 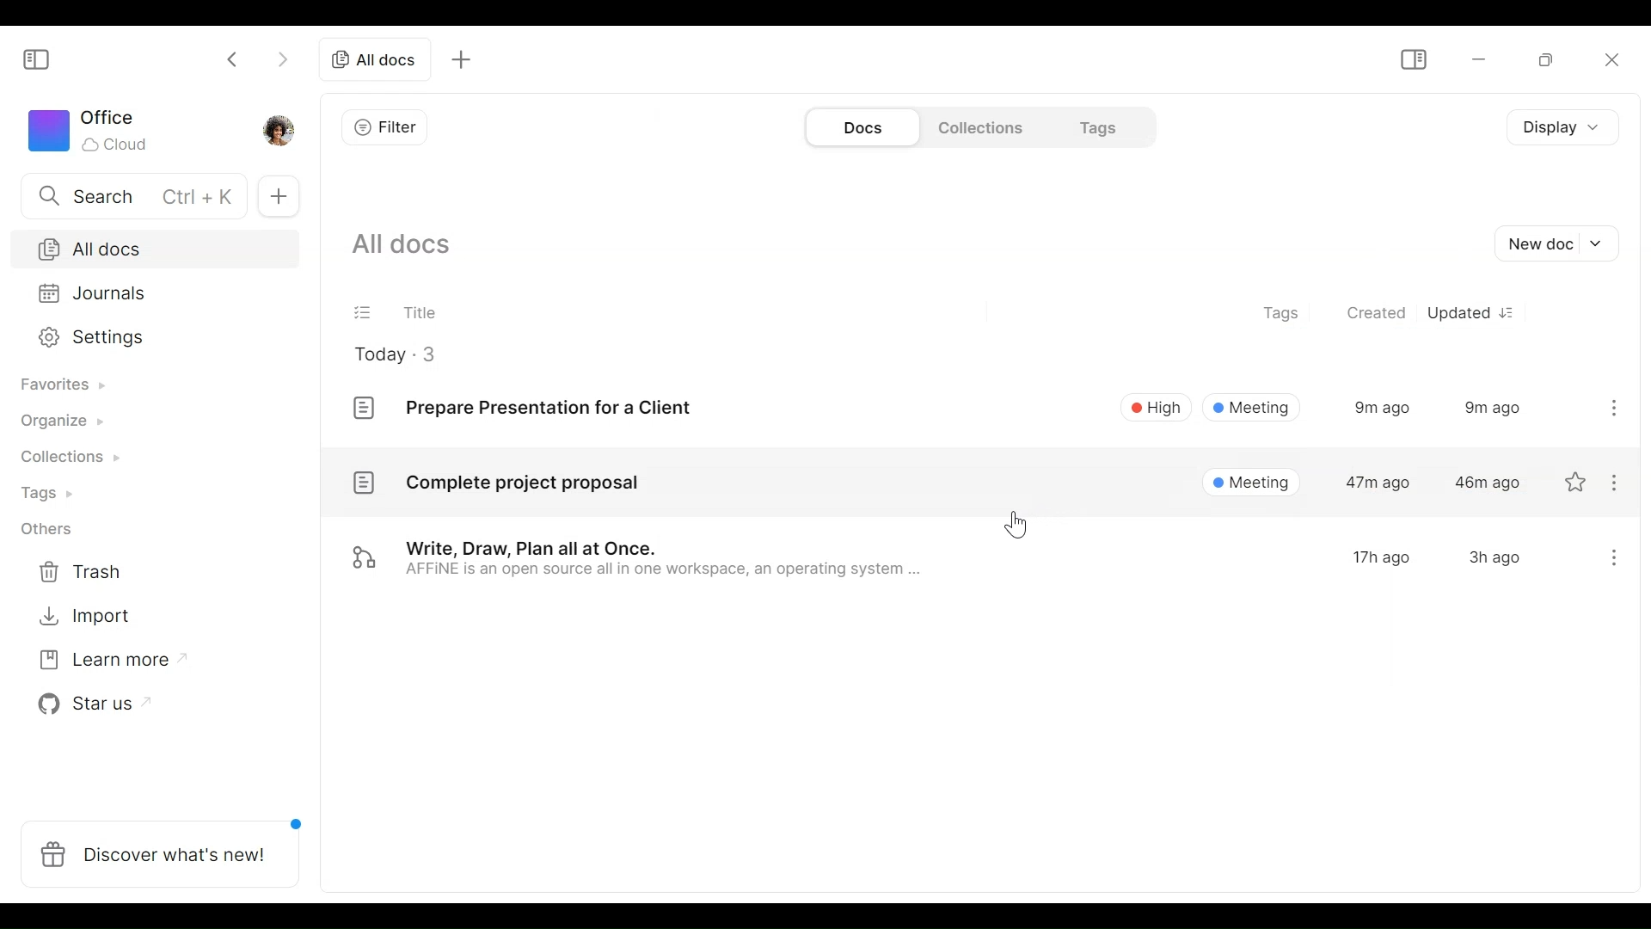 I want to click on Show/Hide Sidebar, so click(x=44, y=60).